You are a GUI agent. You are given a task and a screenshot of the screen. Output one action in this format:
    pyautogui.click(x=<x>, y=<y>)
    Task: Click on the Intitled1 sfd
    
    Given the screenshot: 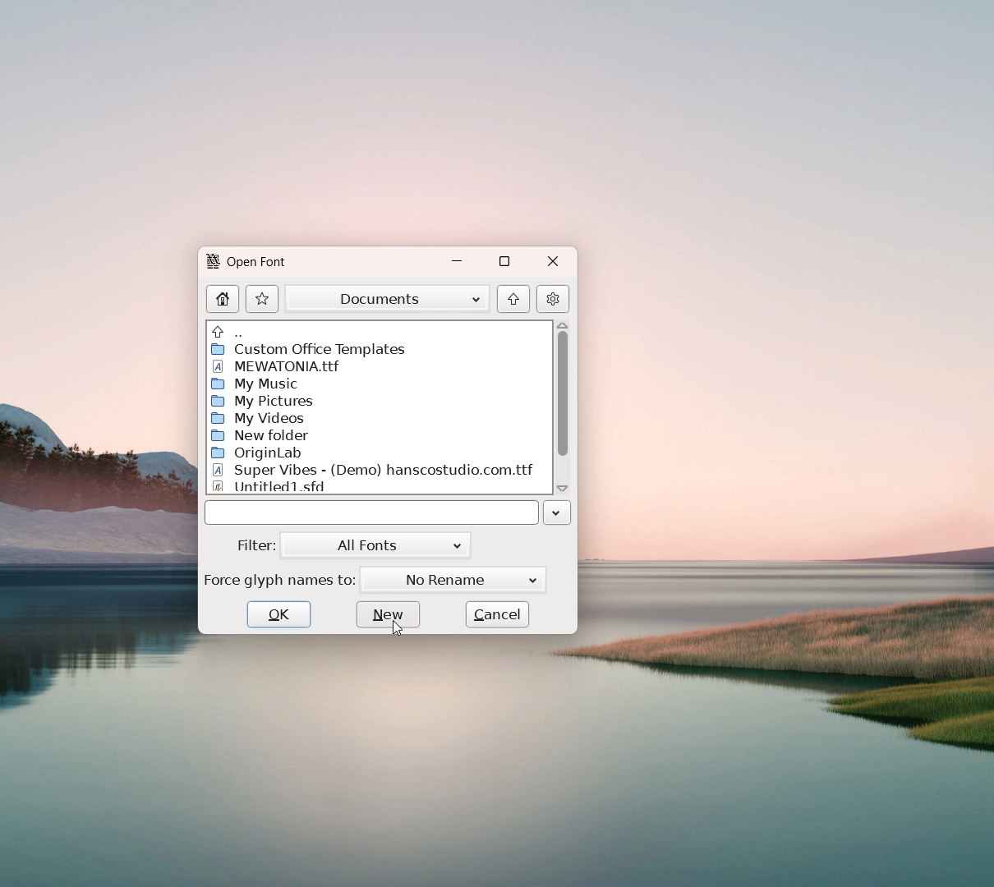 What is the action you would take?
    pyautogui.click(x=284, y=486)
    